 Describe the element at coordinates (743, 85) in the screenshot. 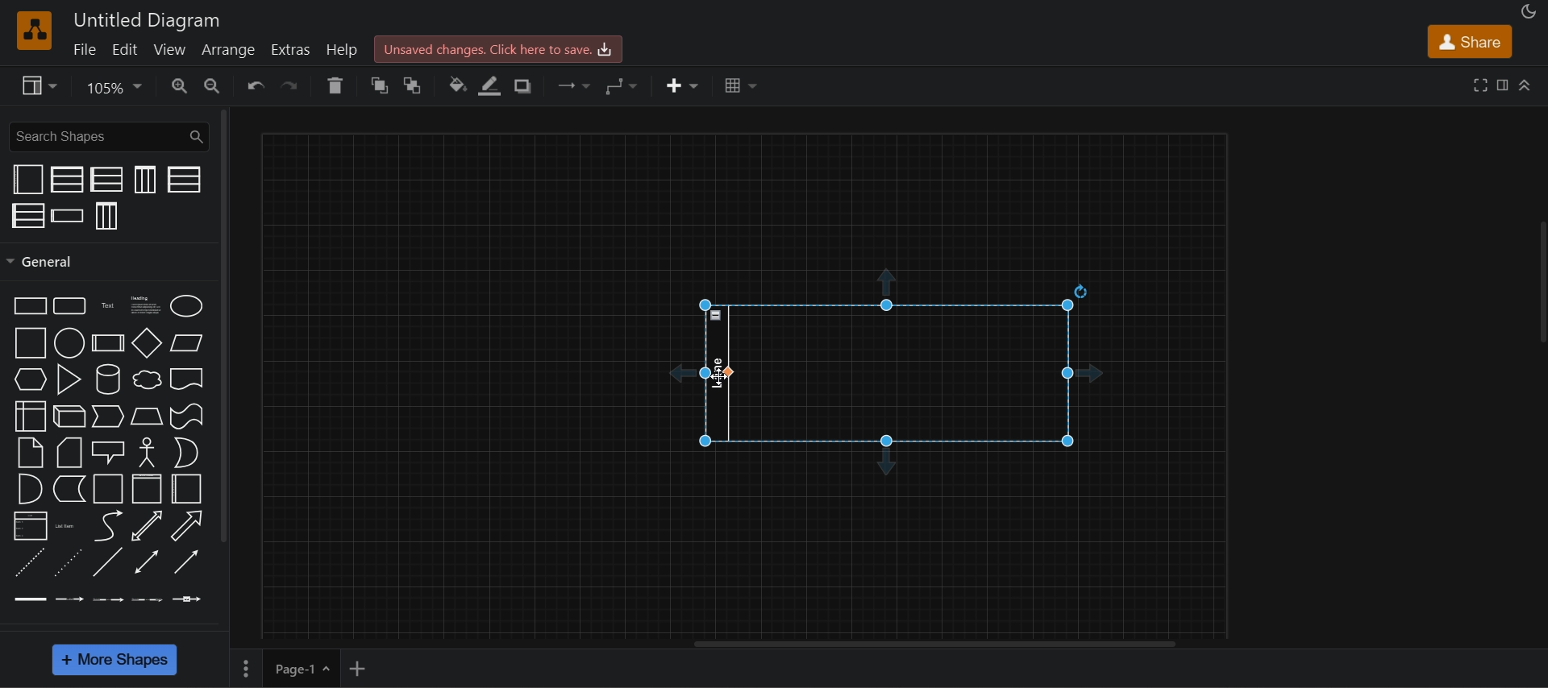

I see `table` at that location.